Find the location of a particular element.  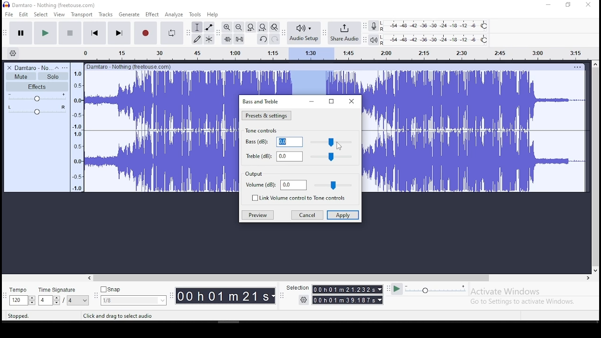

control is located at coordinates (332, 142).